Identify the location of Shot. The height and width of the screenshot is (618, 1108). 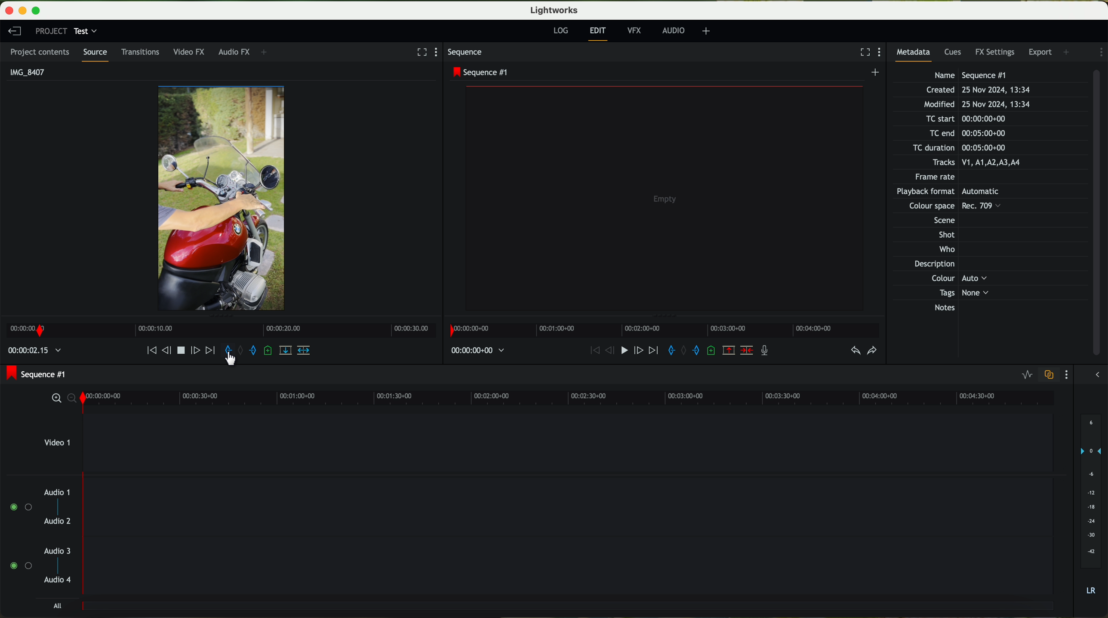
(945, 235).